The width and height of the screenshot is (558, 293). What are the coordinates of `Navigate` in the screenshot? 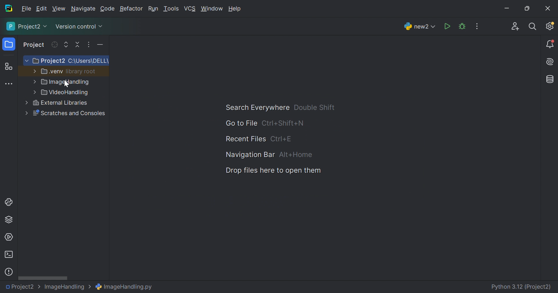 It's located at (84, 10).